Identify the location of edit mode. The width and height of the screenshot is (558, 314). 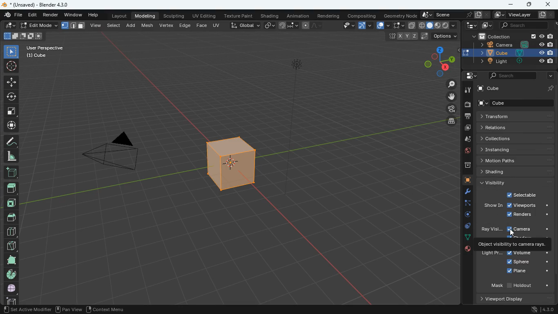
(40, 25).